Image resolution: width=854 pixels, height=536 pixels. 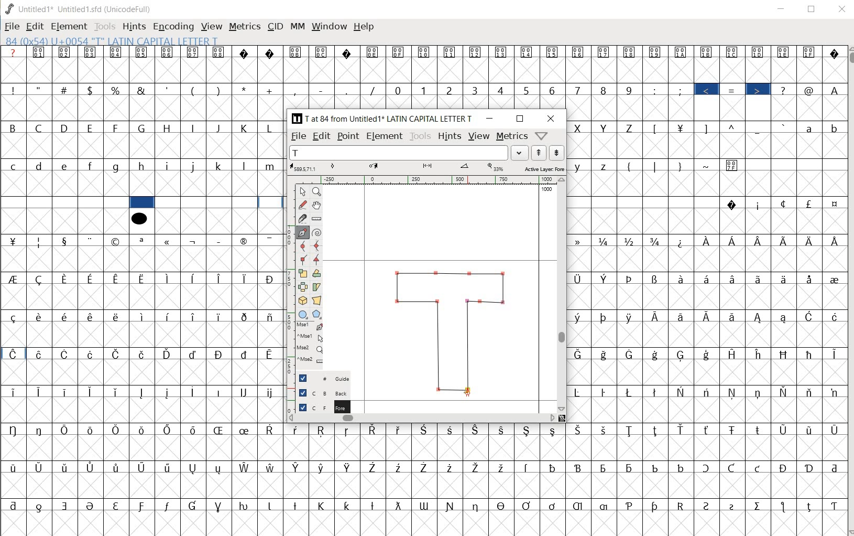 What do you see at coordinates (67, 391) in the screenshot?
I see `Symbol` at bounding box center [67, 391].